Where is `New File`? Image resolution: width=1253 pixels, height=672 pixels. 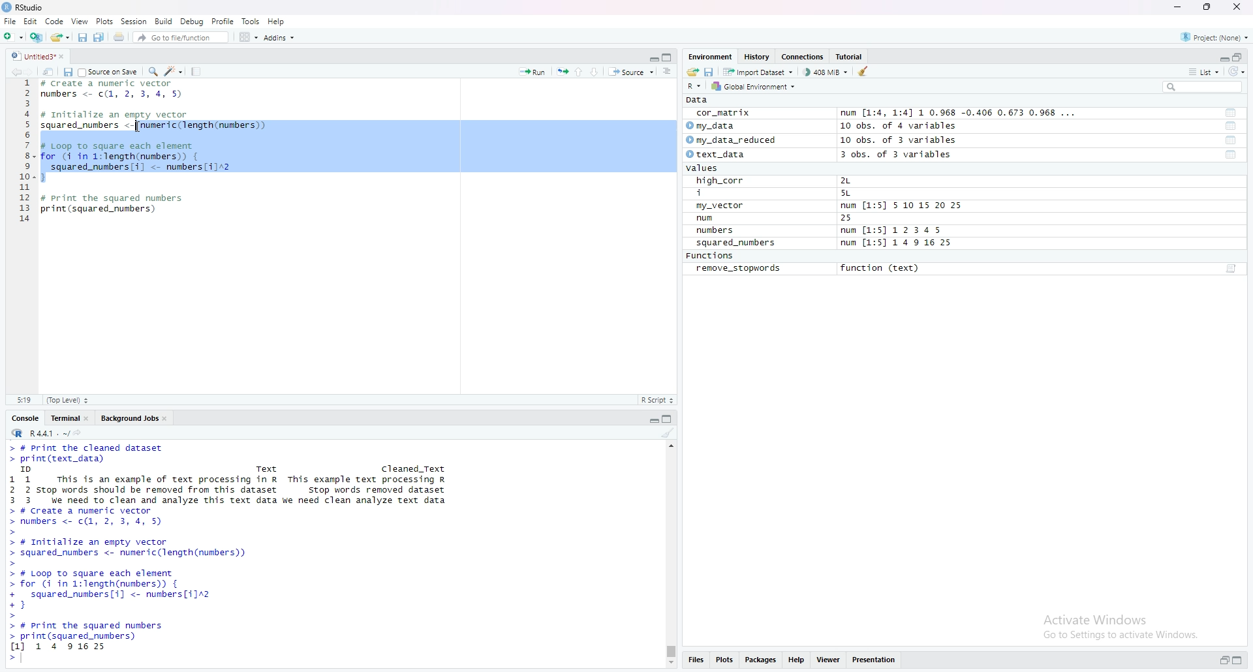 New File is located at coordinates (12, 35).